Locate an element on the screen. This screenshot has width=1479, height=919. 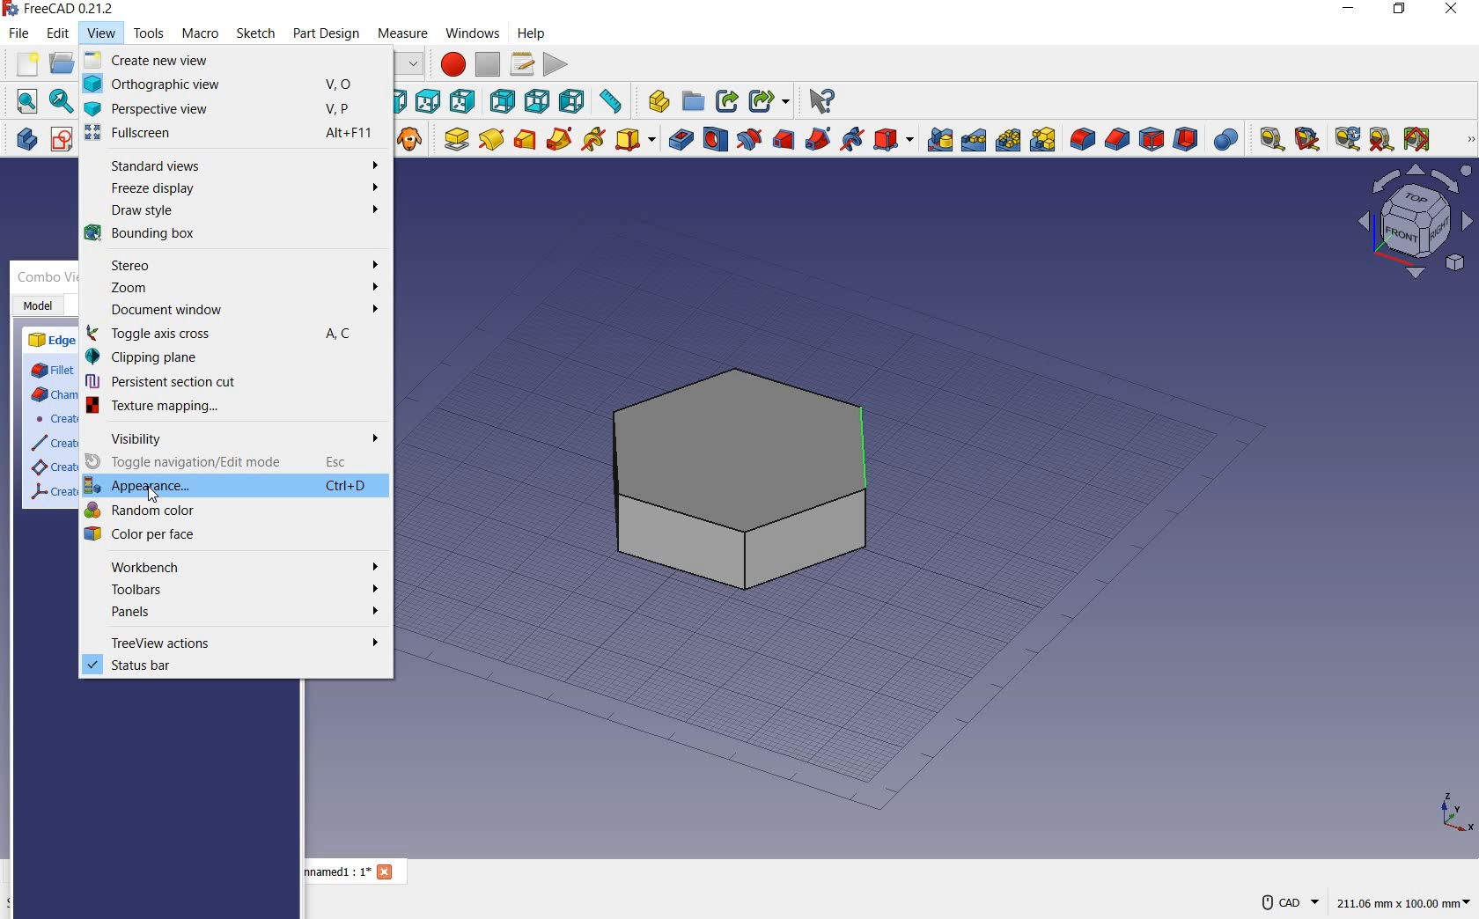
orthographic view is located at coordinates (232, 86).